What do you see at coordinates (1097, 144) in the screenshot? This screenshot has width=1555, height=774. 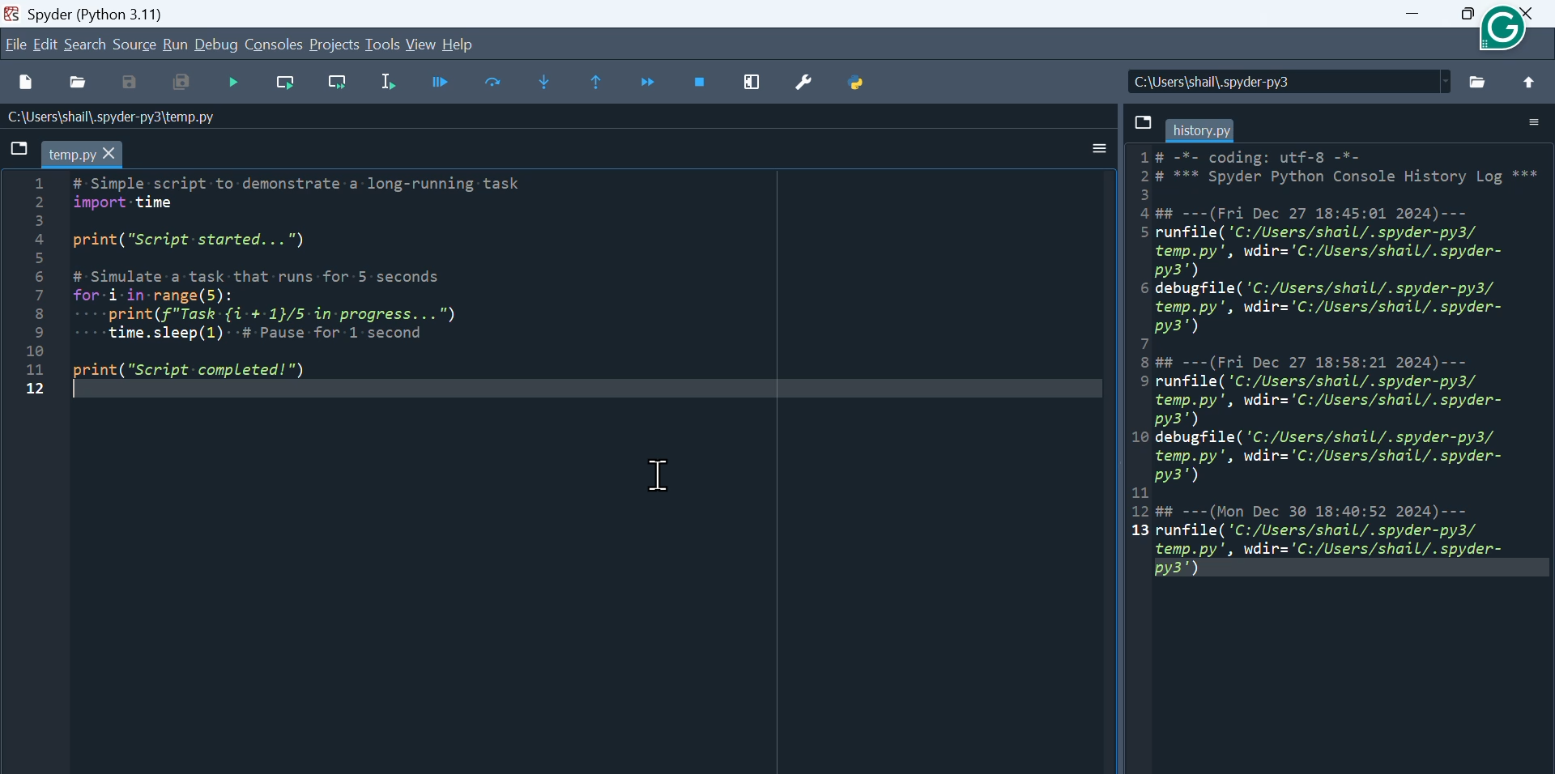 I see `option` at bounding box center [1097, 144].